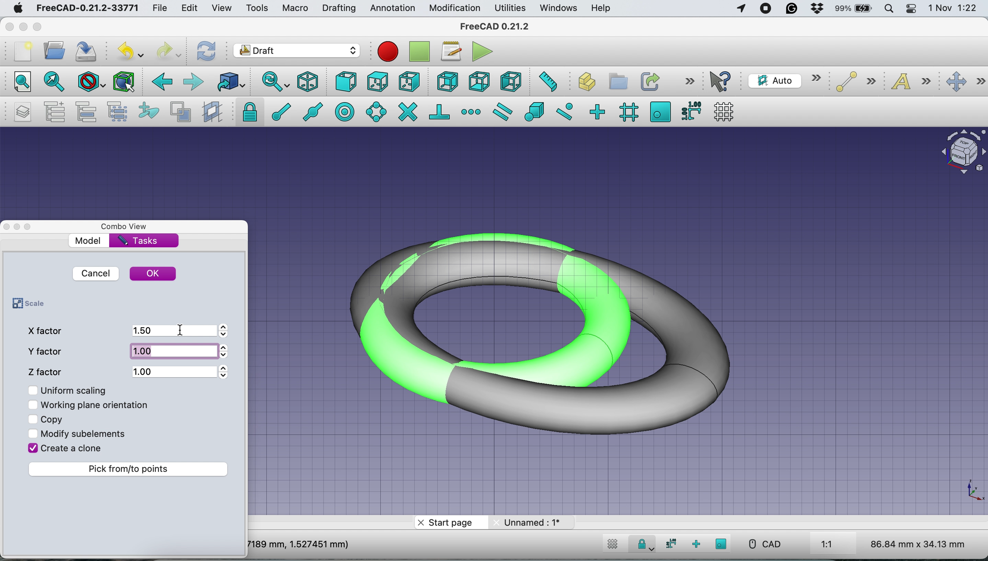 The image size is (988, 561). I want to click on snap grid, so click(627, 113).